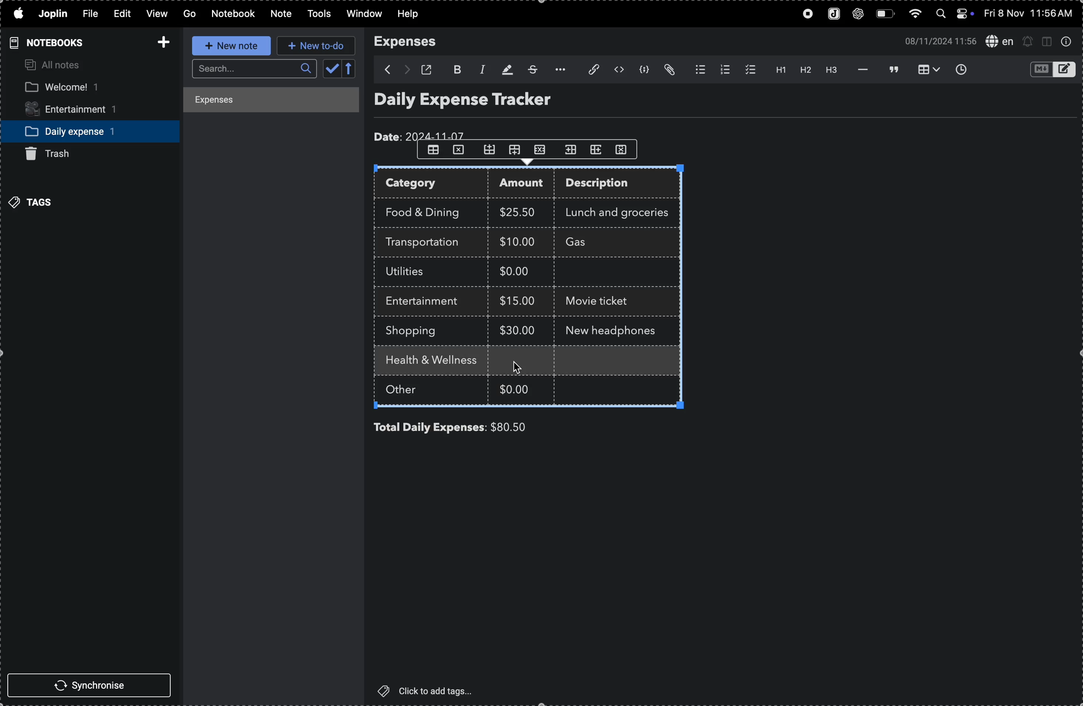 This screenshot has height=706, width=1083. I want to click on new headphones, so click(612, 329).